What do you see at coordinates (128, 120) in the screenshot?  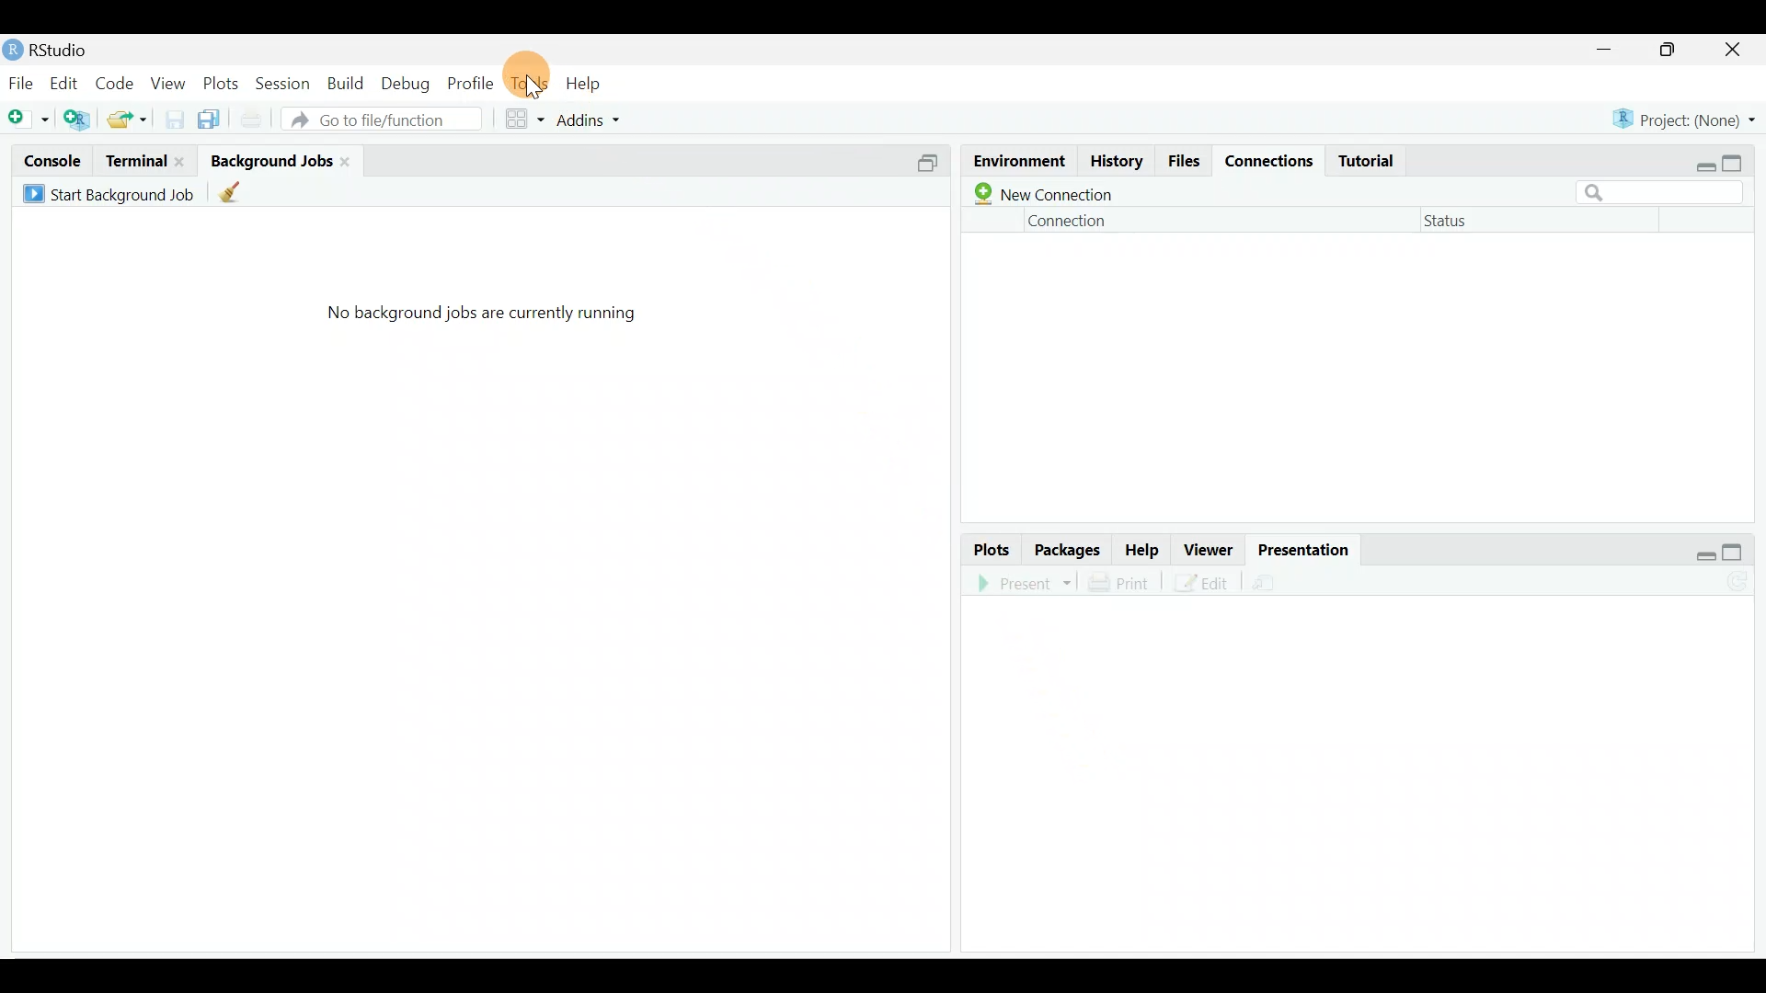 I see `open an existing file` at bounding box center [128, 120].